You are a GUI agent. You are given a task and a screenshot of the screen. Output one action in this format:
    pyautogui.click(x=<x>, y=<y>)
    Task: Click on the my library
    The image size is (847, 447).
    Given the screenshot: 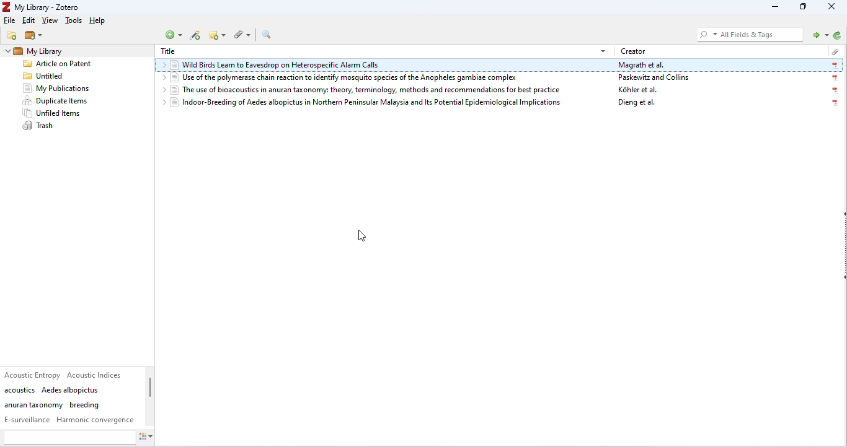 What is the action you would take?
    pyautogui.click(x=53, y=51)
    